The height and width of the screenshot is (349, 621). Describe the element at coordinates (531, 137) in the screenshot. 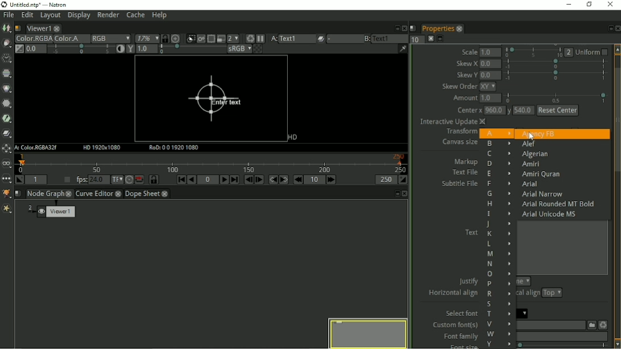

I see `Cursor` at that location.